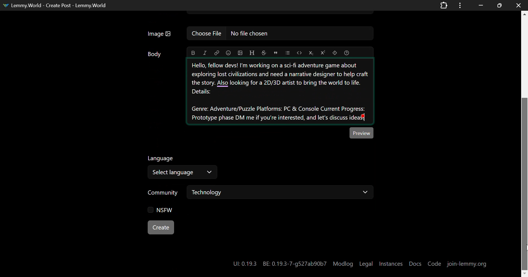  What do you see at coordinates (334, 53) in the screenshot?
I see `spoiler` at bounding box center [334, 53].